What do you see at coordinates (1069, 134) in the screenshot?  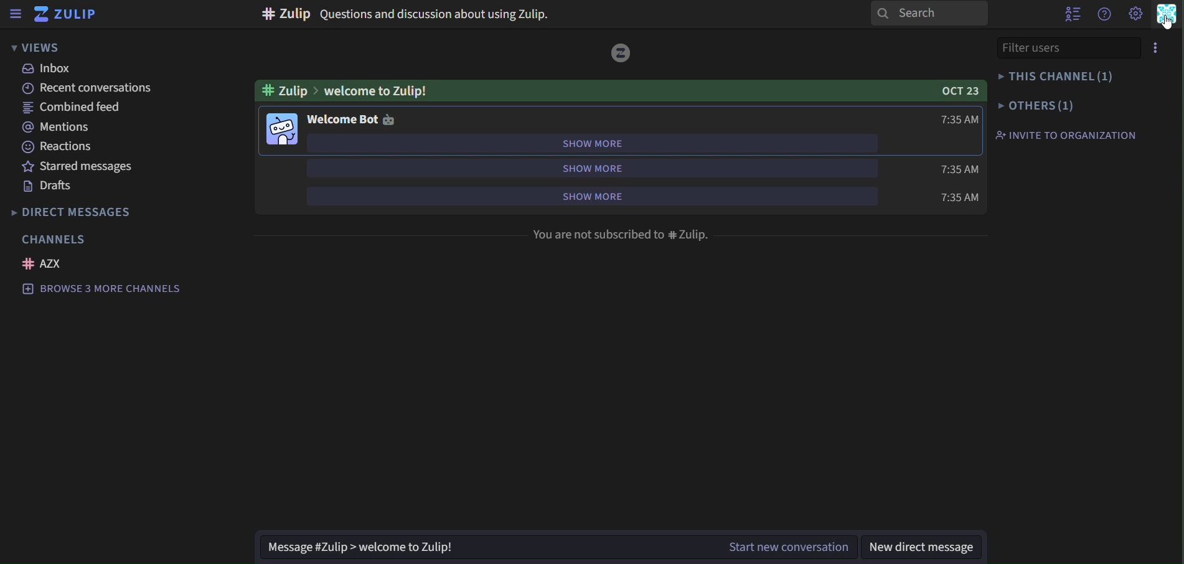 I see `invite to organization` at bounding box center [1069, 134].